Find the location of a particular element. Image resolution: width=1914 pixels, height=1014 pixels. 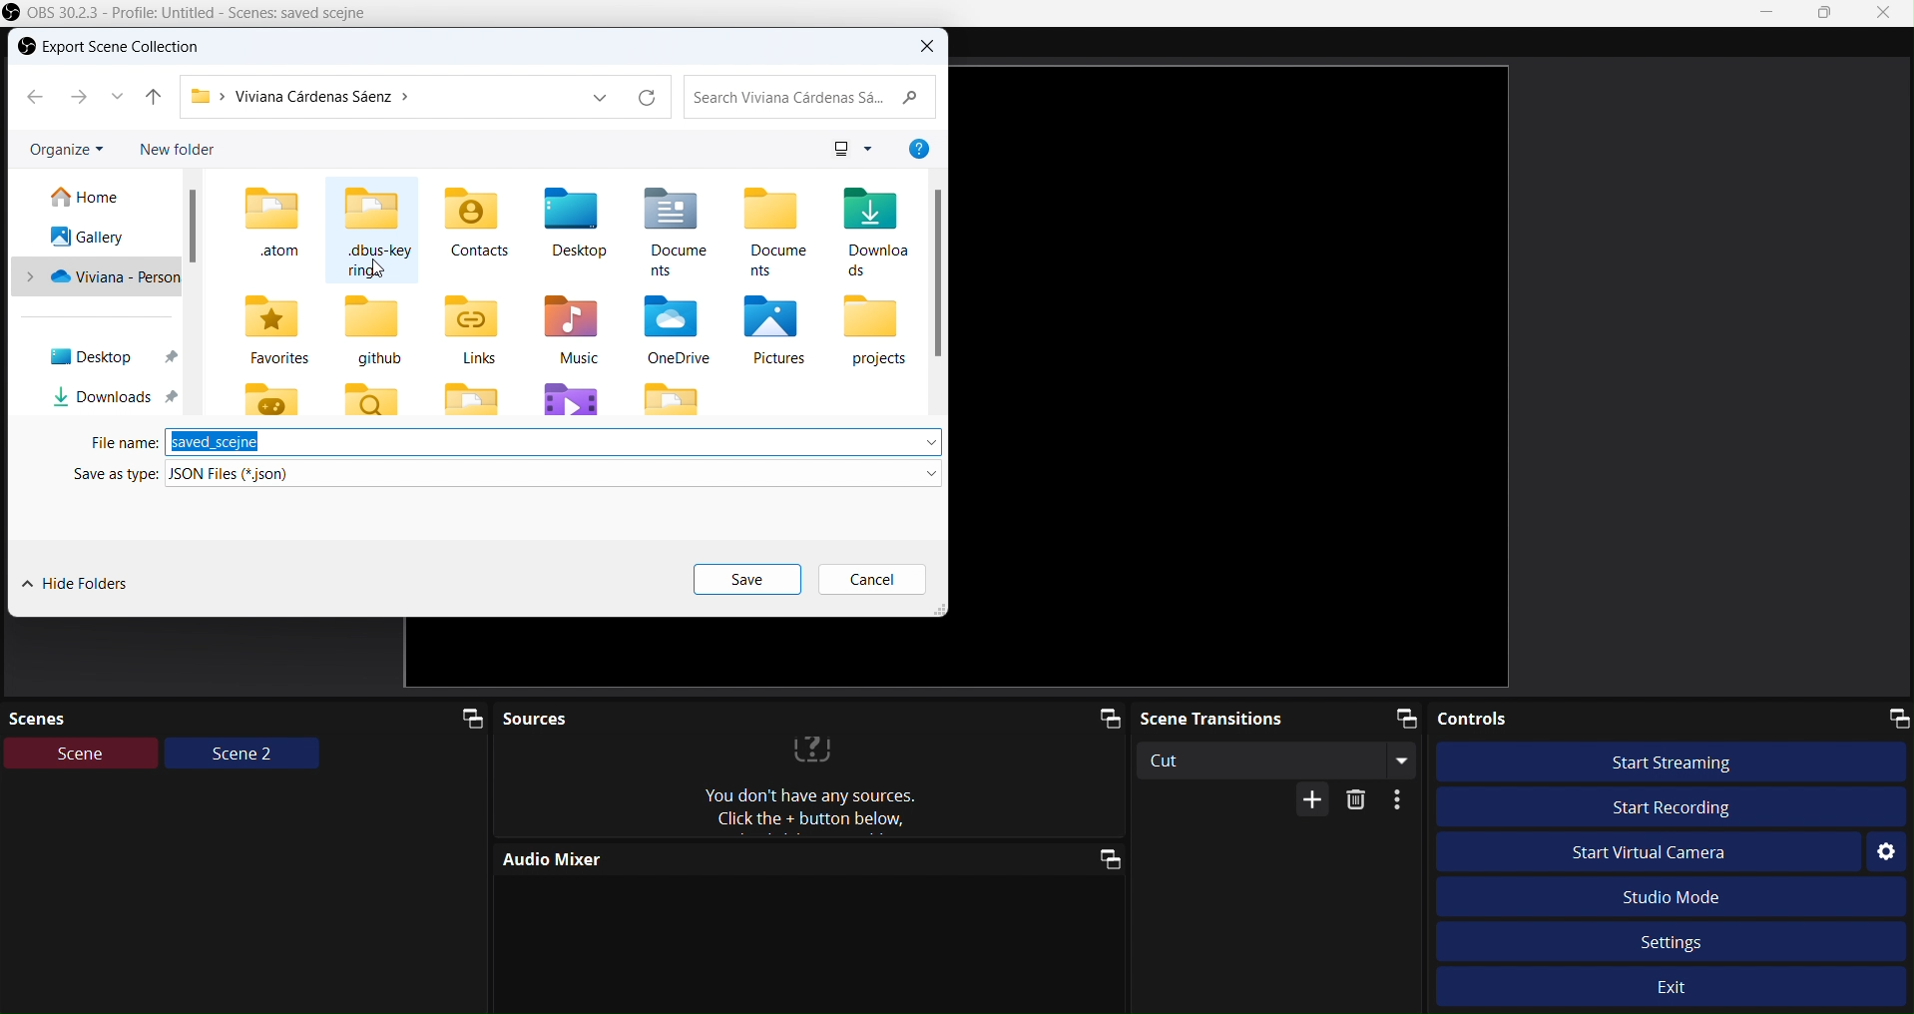

More is located at coordinates (1315, 799).